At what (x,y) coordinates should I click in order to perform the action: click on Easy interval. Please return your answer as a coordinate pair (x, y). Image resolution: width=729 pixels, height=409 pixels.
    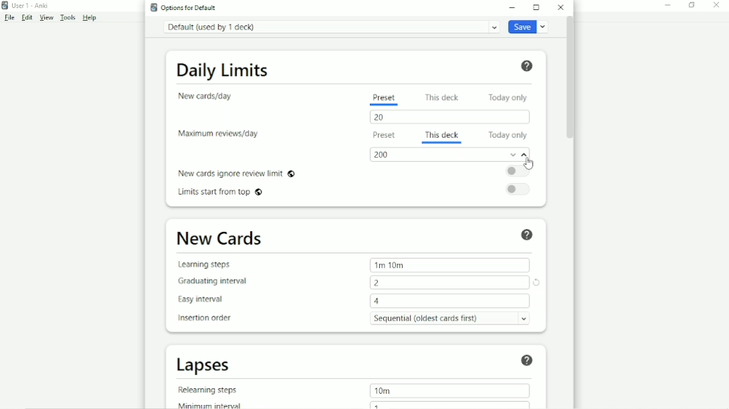
    Looking at the image, I should click on (206, 300).